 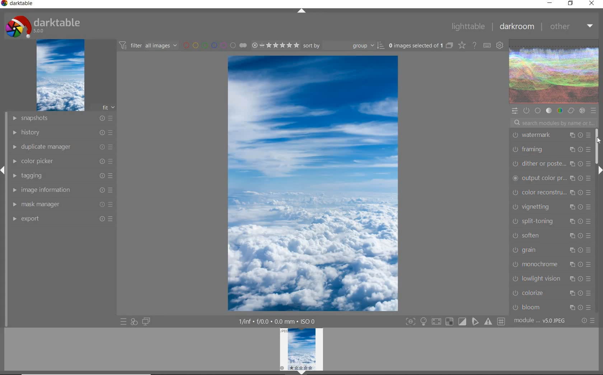 What do you see at coordinates (62, 132) in the screenshot?
I see `HISTORY` at bounding box center [62, 132].